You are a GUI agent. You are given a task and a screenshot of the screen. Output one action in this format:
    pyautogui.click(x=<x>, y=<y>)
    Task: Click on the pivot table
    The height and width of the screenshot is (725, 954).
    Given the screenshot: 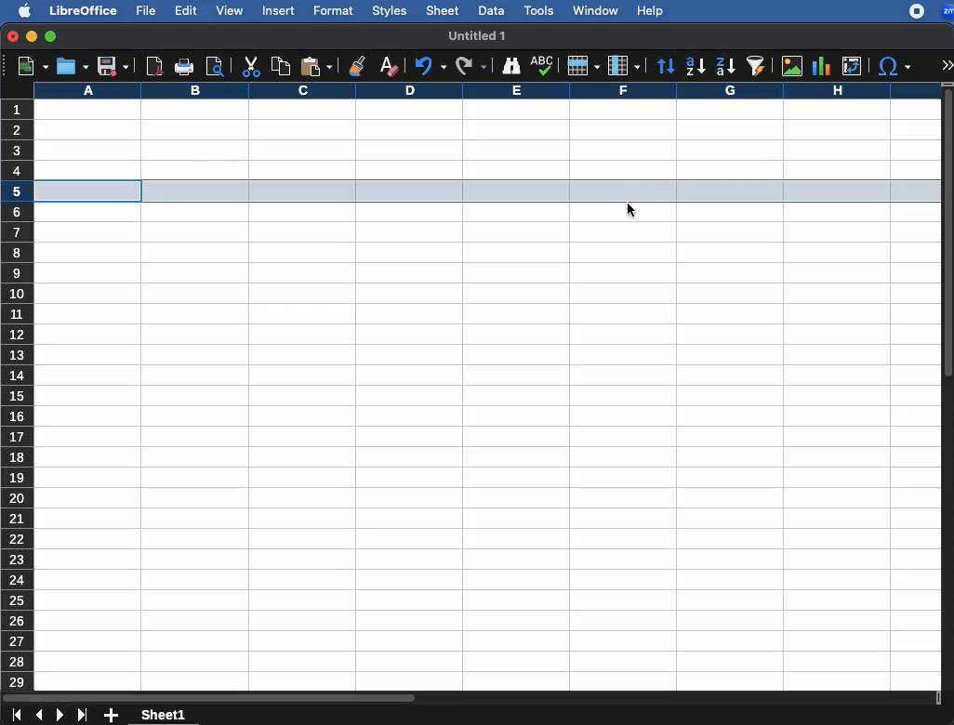 What is the action you would take?
    pyautogui.click(x=850, y=65)
    